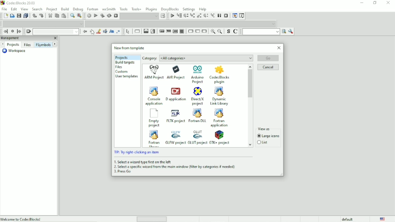 The image size is (395, 222). What do you see at coordinates (19, 31) in the screenshot?
I see `Jump forward` at bounding box center [19, 31].